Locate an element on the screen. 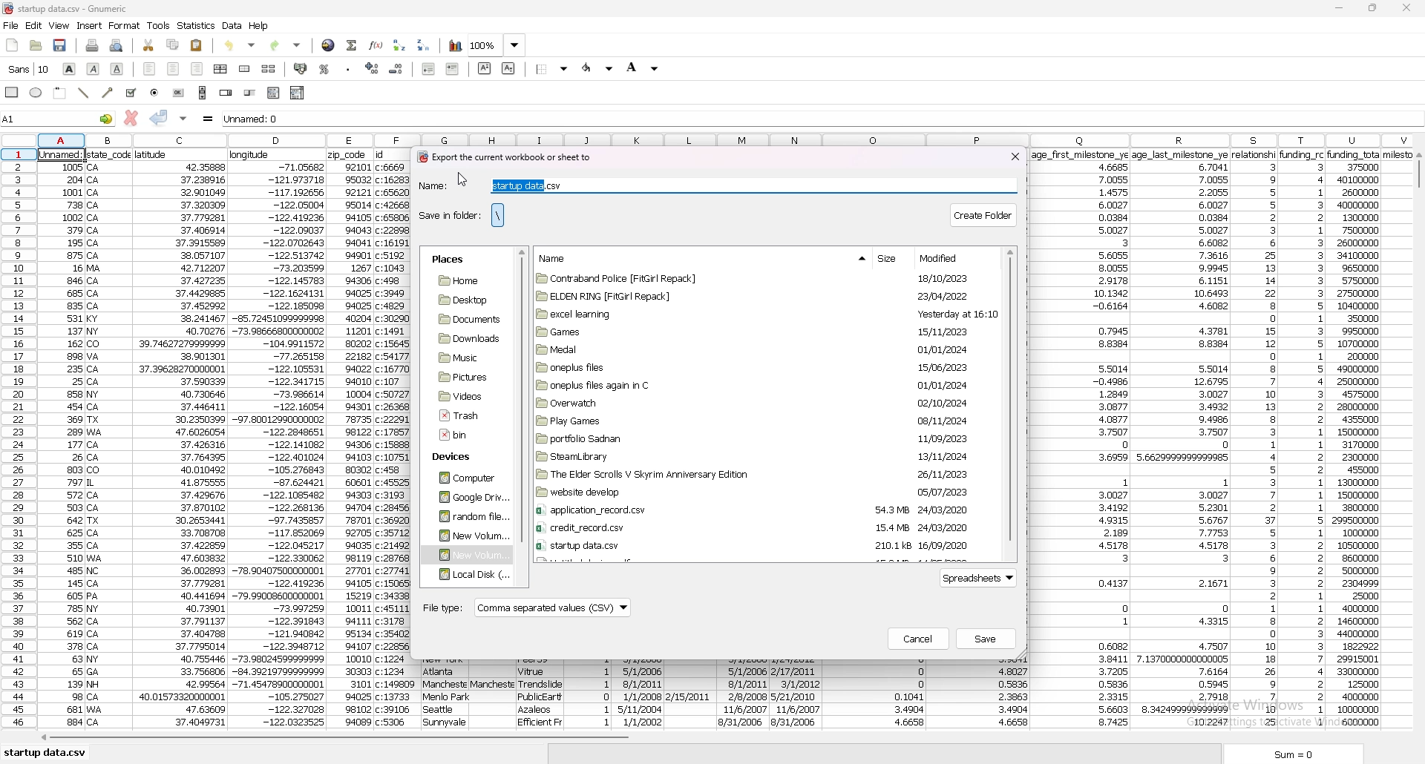 This screenshot has height=764, width=1425. merge cells is located at coordinates (246, 68).